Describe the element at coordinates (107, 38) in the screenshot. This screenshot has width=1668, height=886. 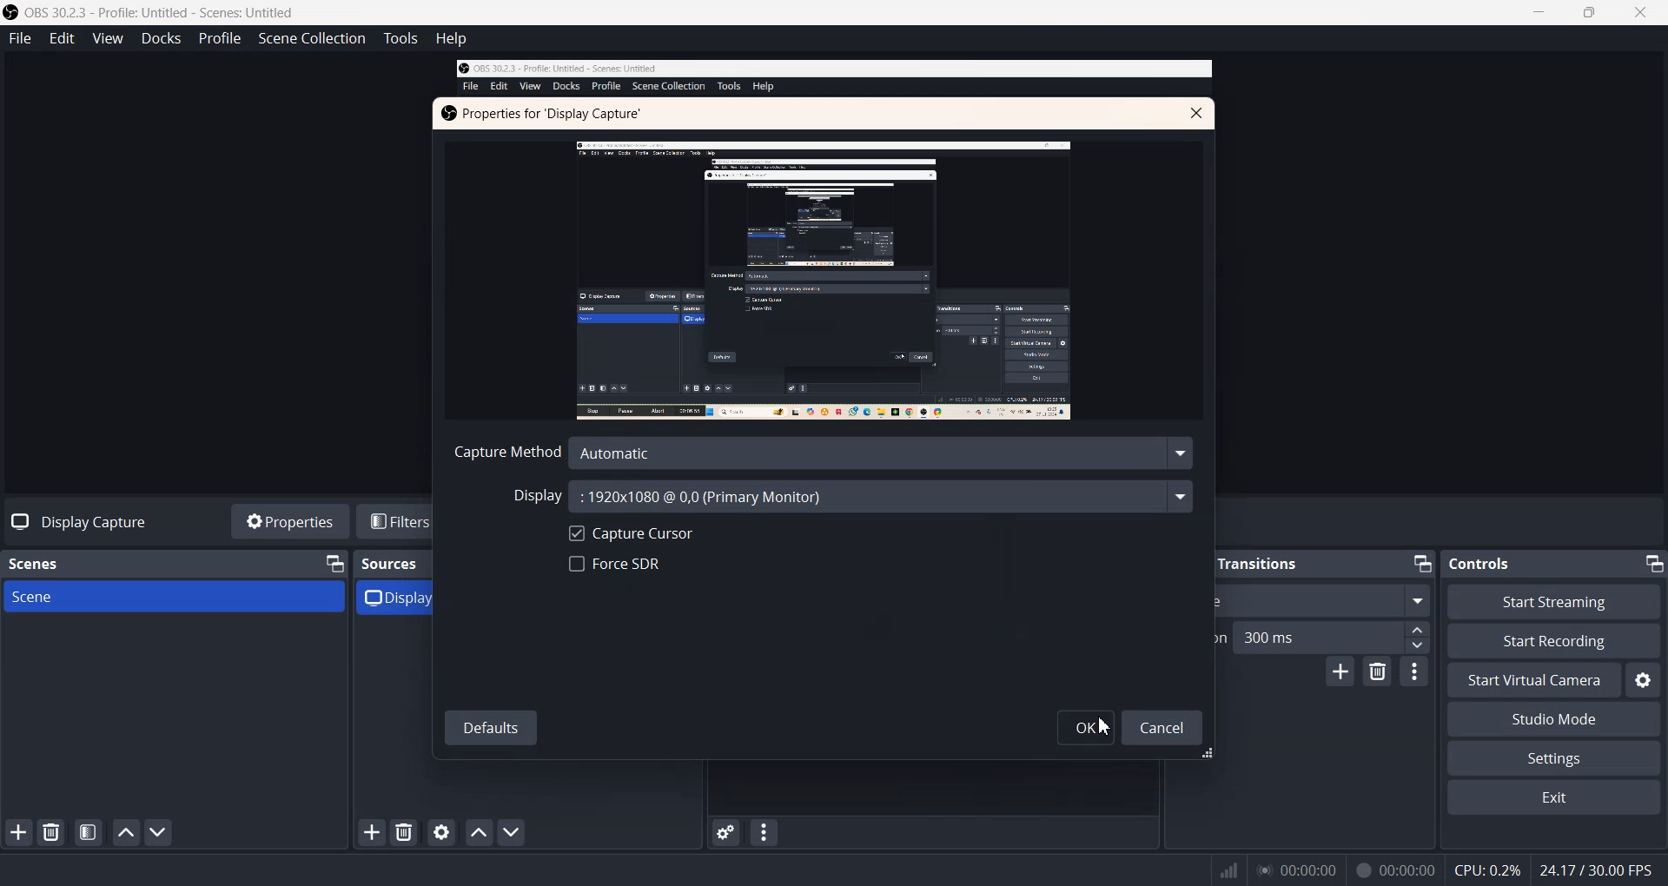
I see `View` at that location.